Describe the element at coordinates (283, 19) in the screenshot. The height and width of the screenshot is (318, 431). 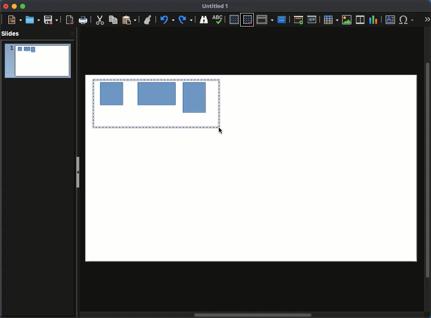
I see `Master slide` at that location.